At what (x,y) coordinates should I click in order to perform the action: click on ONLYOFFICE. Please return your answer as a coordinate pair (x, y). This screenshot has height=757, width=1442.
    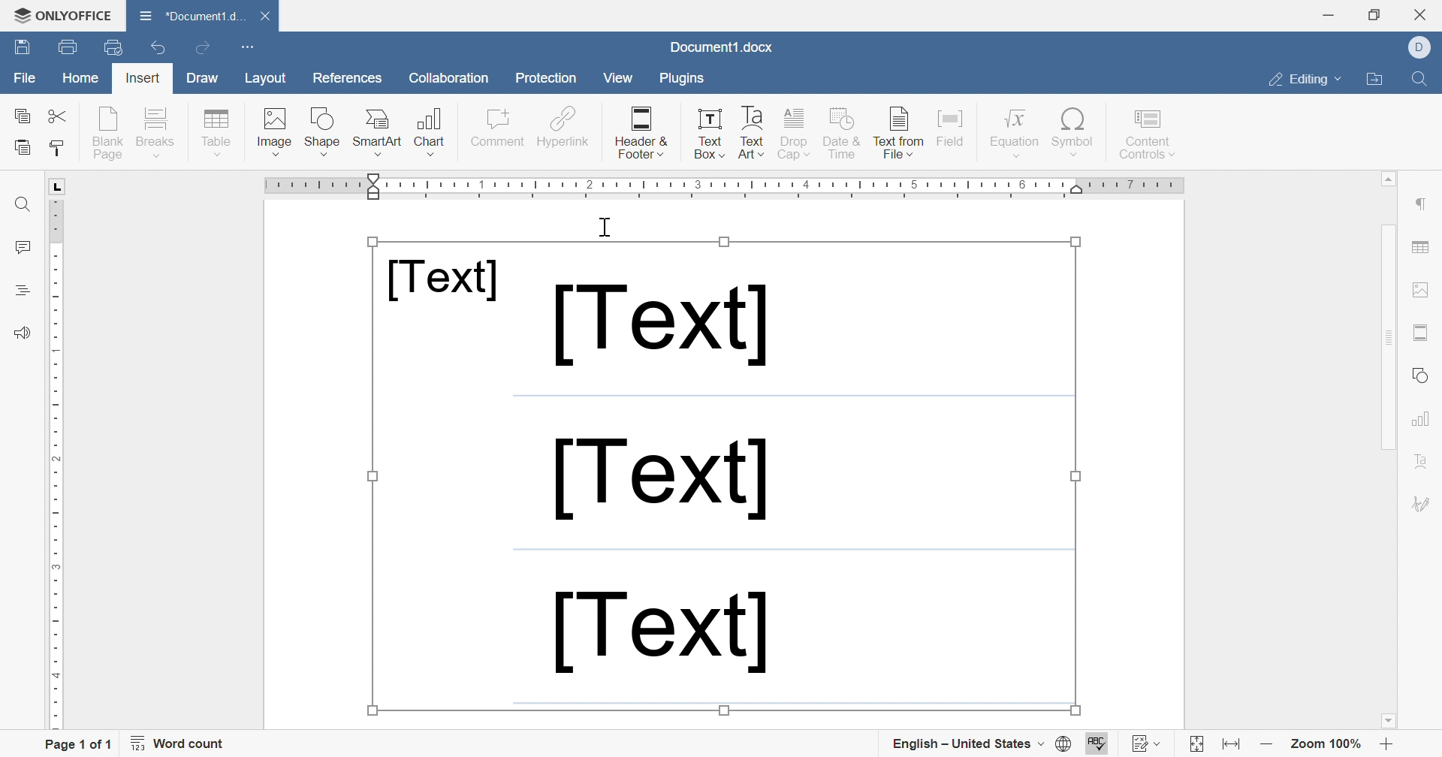
    Looking at the image, I should click on (64, 15).